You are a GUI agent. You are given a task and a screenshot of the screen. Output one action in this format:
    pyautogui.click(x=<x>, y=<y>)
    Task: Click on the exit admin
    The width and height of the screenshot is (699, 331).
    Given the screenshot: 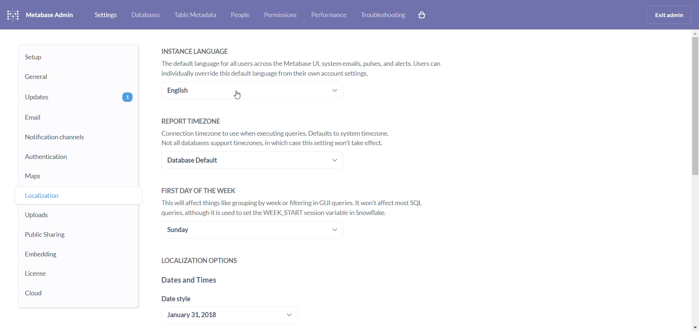 What is the action you would take?
    pyautogui.click(x=670, y=15)
    